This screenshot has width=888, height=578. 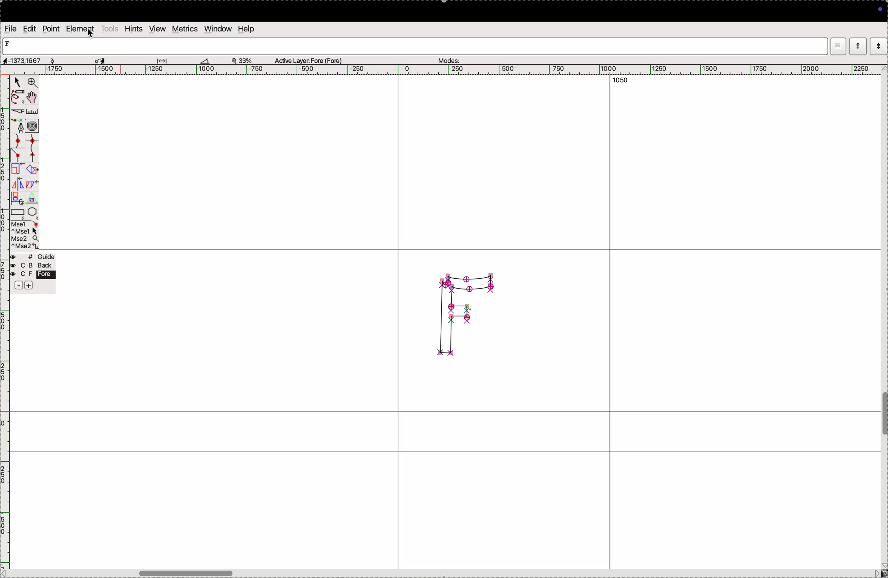 What do you see at coordinates (218, 29) in the screenshot?
I see `window` at bounding box center [218, 29].